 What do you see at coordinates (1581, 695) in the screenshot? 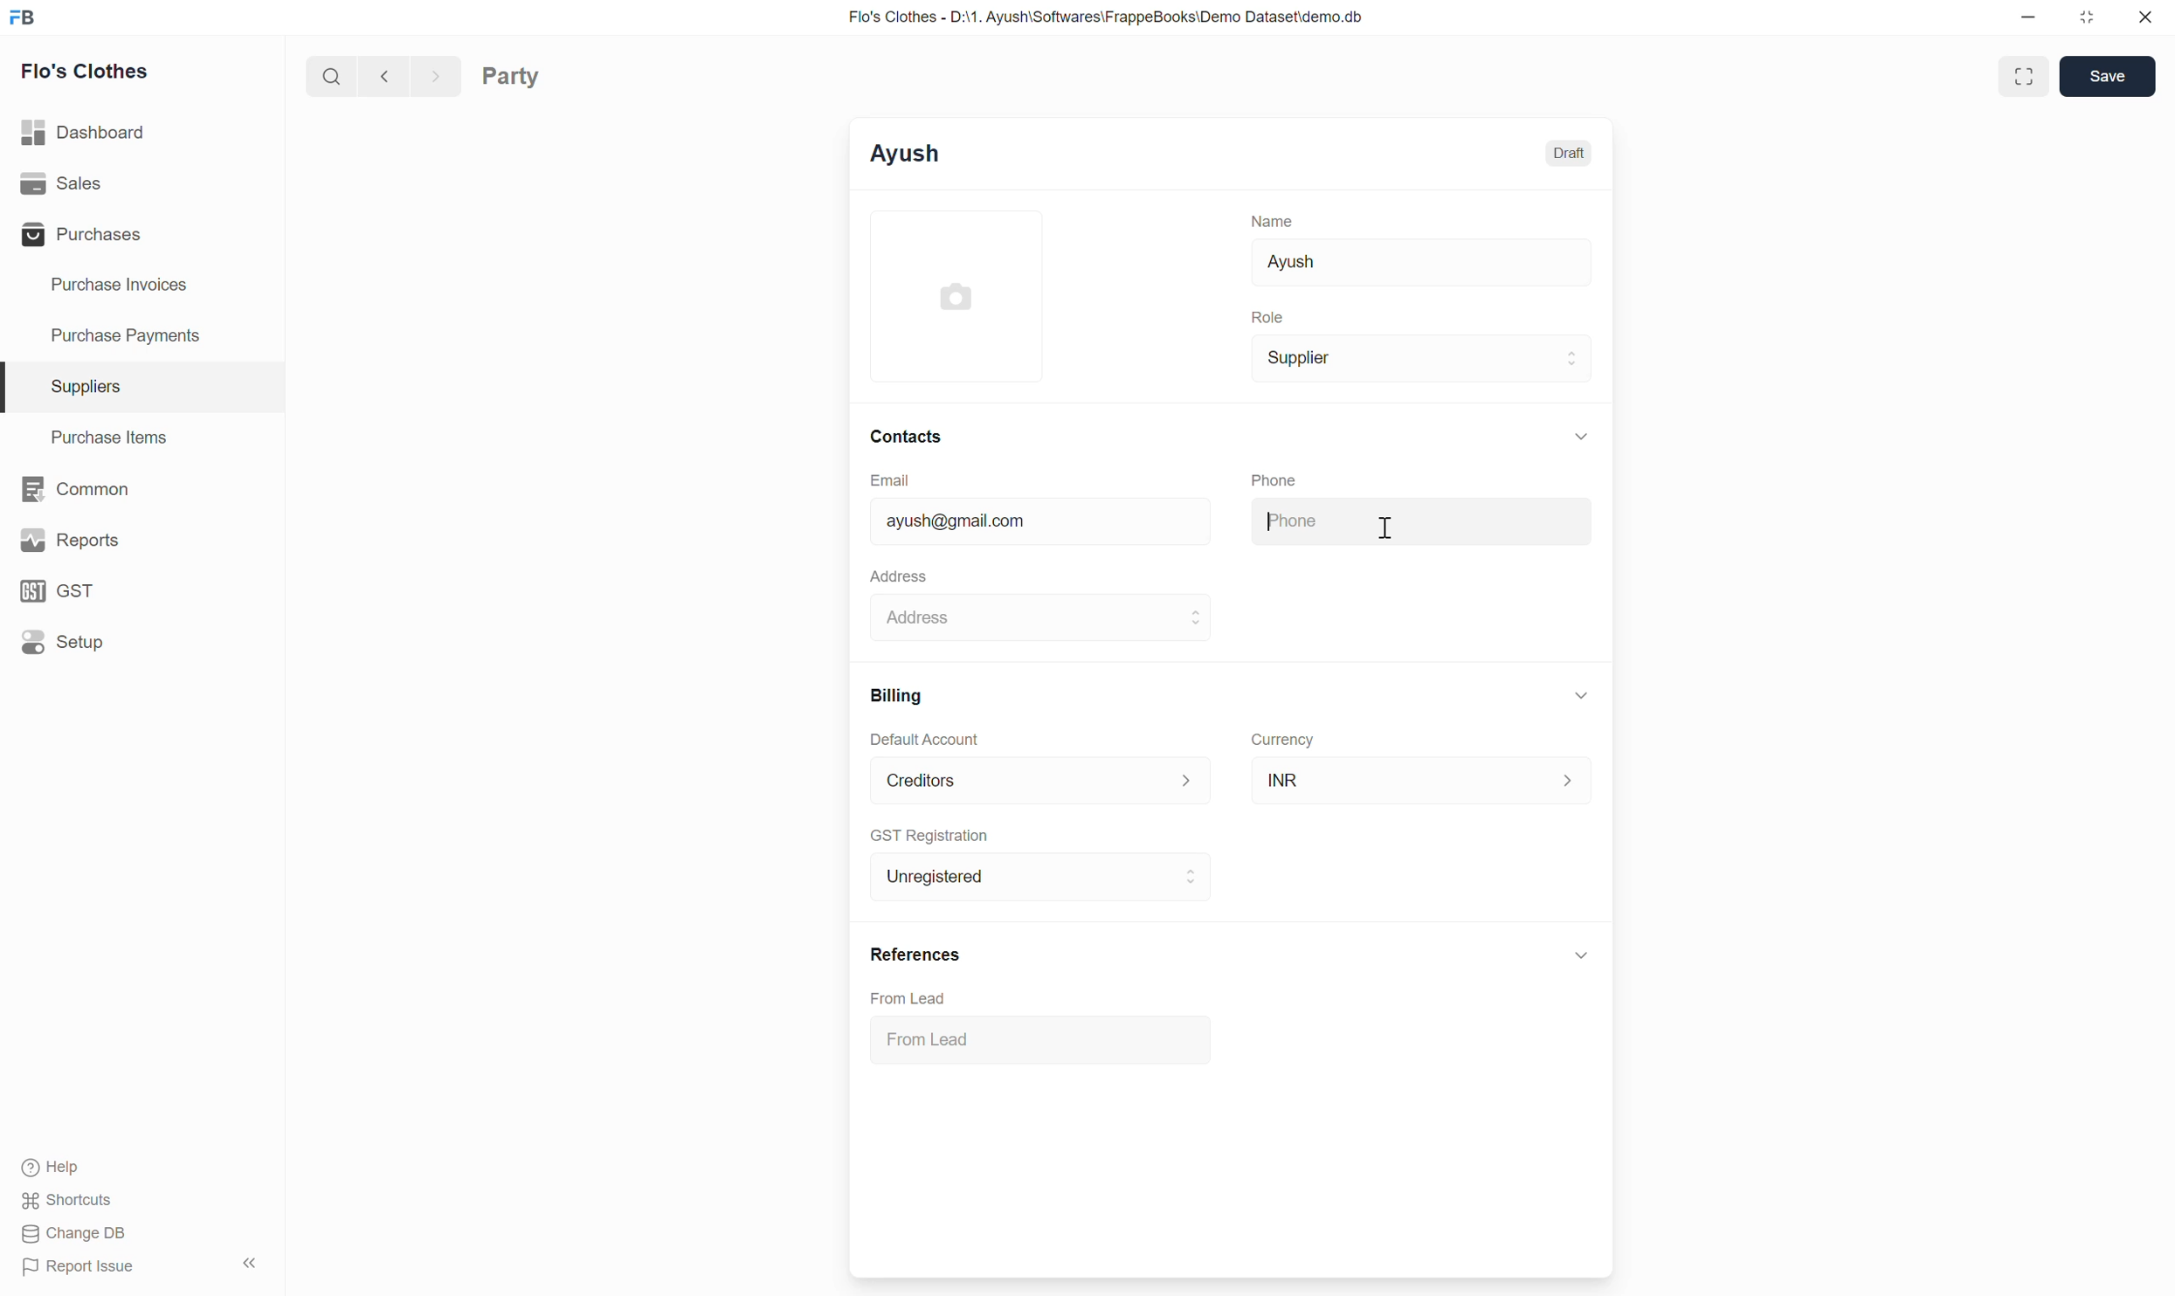
I see `Collapse` at bounding box center [1581, 695].